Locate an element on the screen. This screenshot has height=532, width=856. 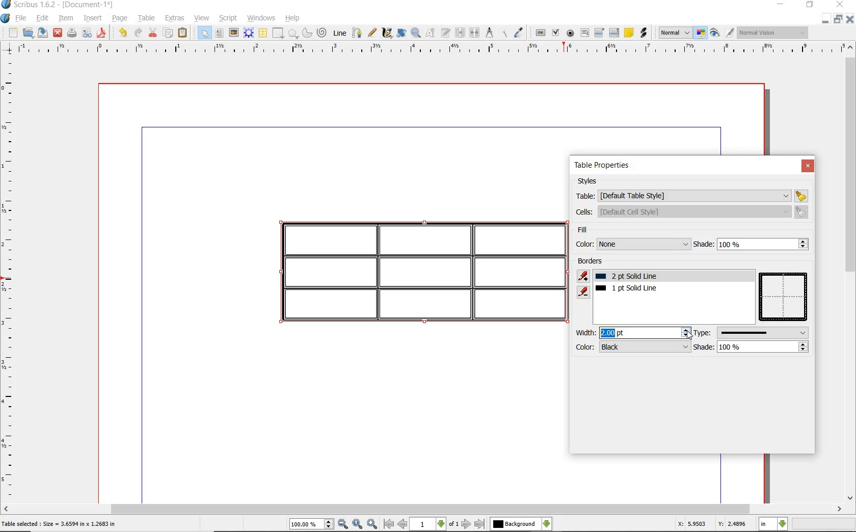
table is located at coordinates (691, 195).